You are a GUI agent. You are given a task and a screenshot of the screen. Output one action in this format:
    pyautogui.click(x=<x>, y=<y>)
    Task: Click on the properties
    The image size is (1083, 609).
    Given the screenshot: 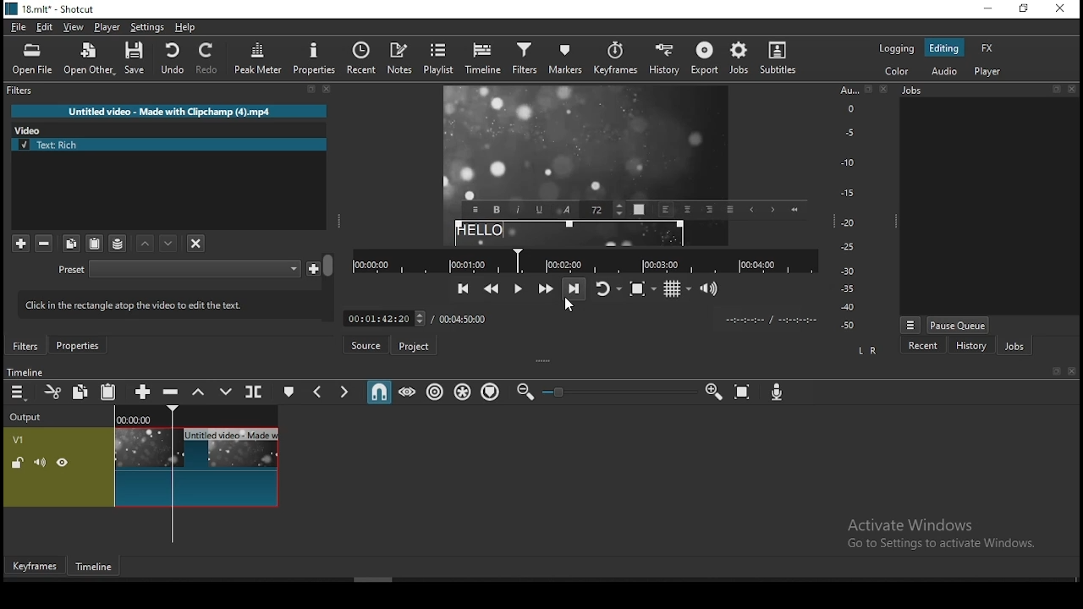 What is the action you would take?
    pyautogui.click(x=77, y=345)
    